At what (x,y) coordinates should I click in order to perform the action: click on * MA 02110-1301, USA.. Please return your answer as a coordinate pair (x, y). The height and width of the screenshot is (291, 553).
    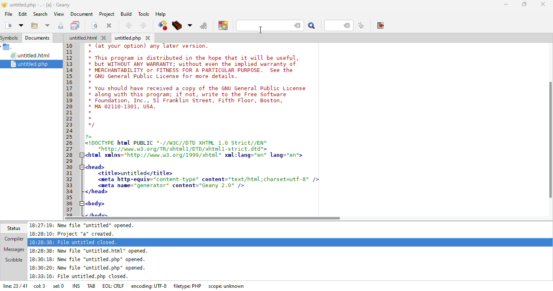
    Looking at the image, I should click on (121, 107).